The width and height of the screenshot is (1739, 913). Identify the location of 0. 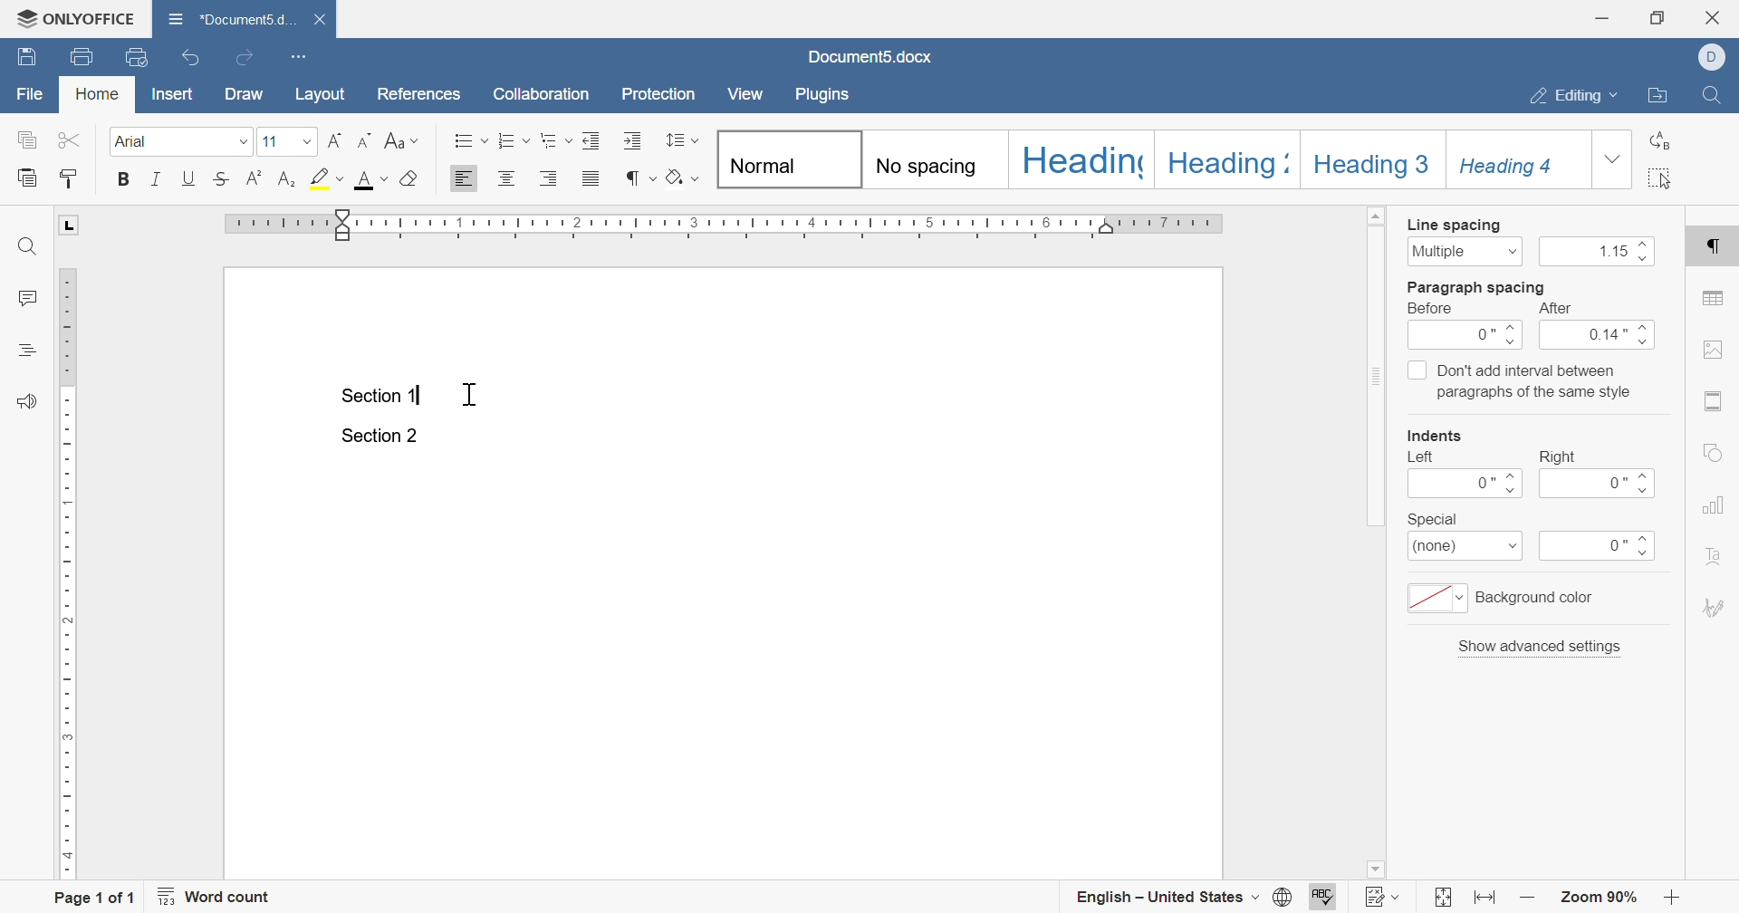
(1600, 484).